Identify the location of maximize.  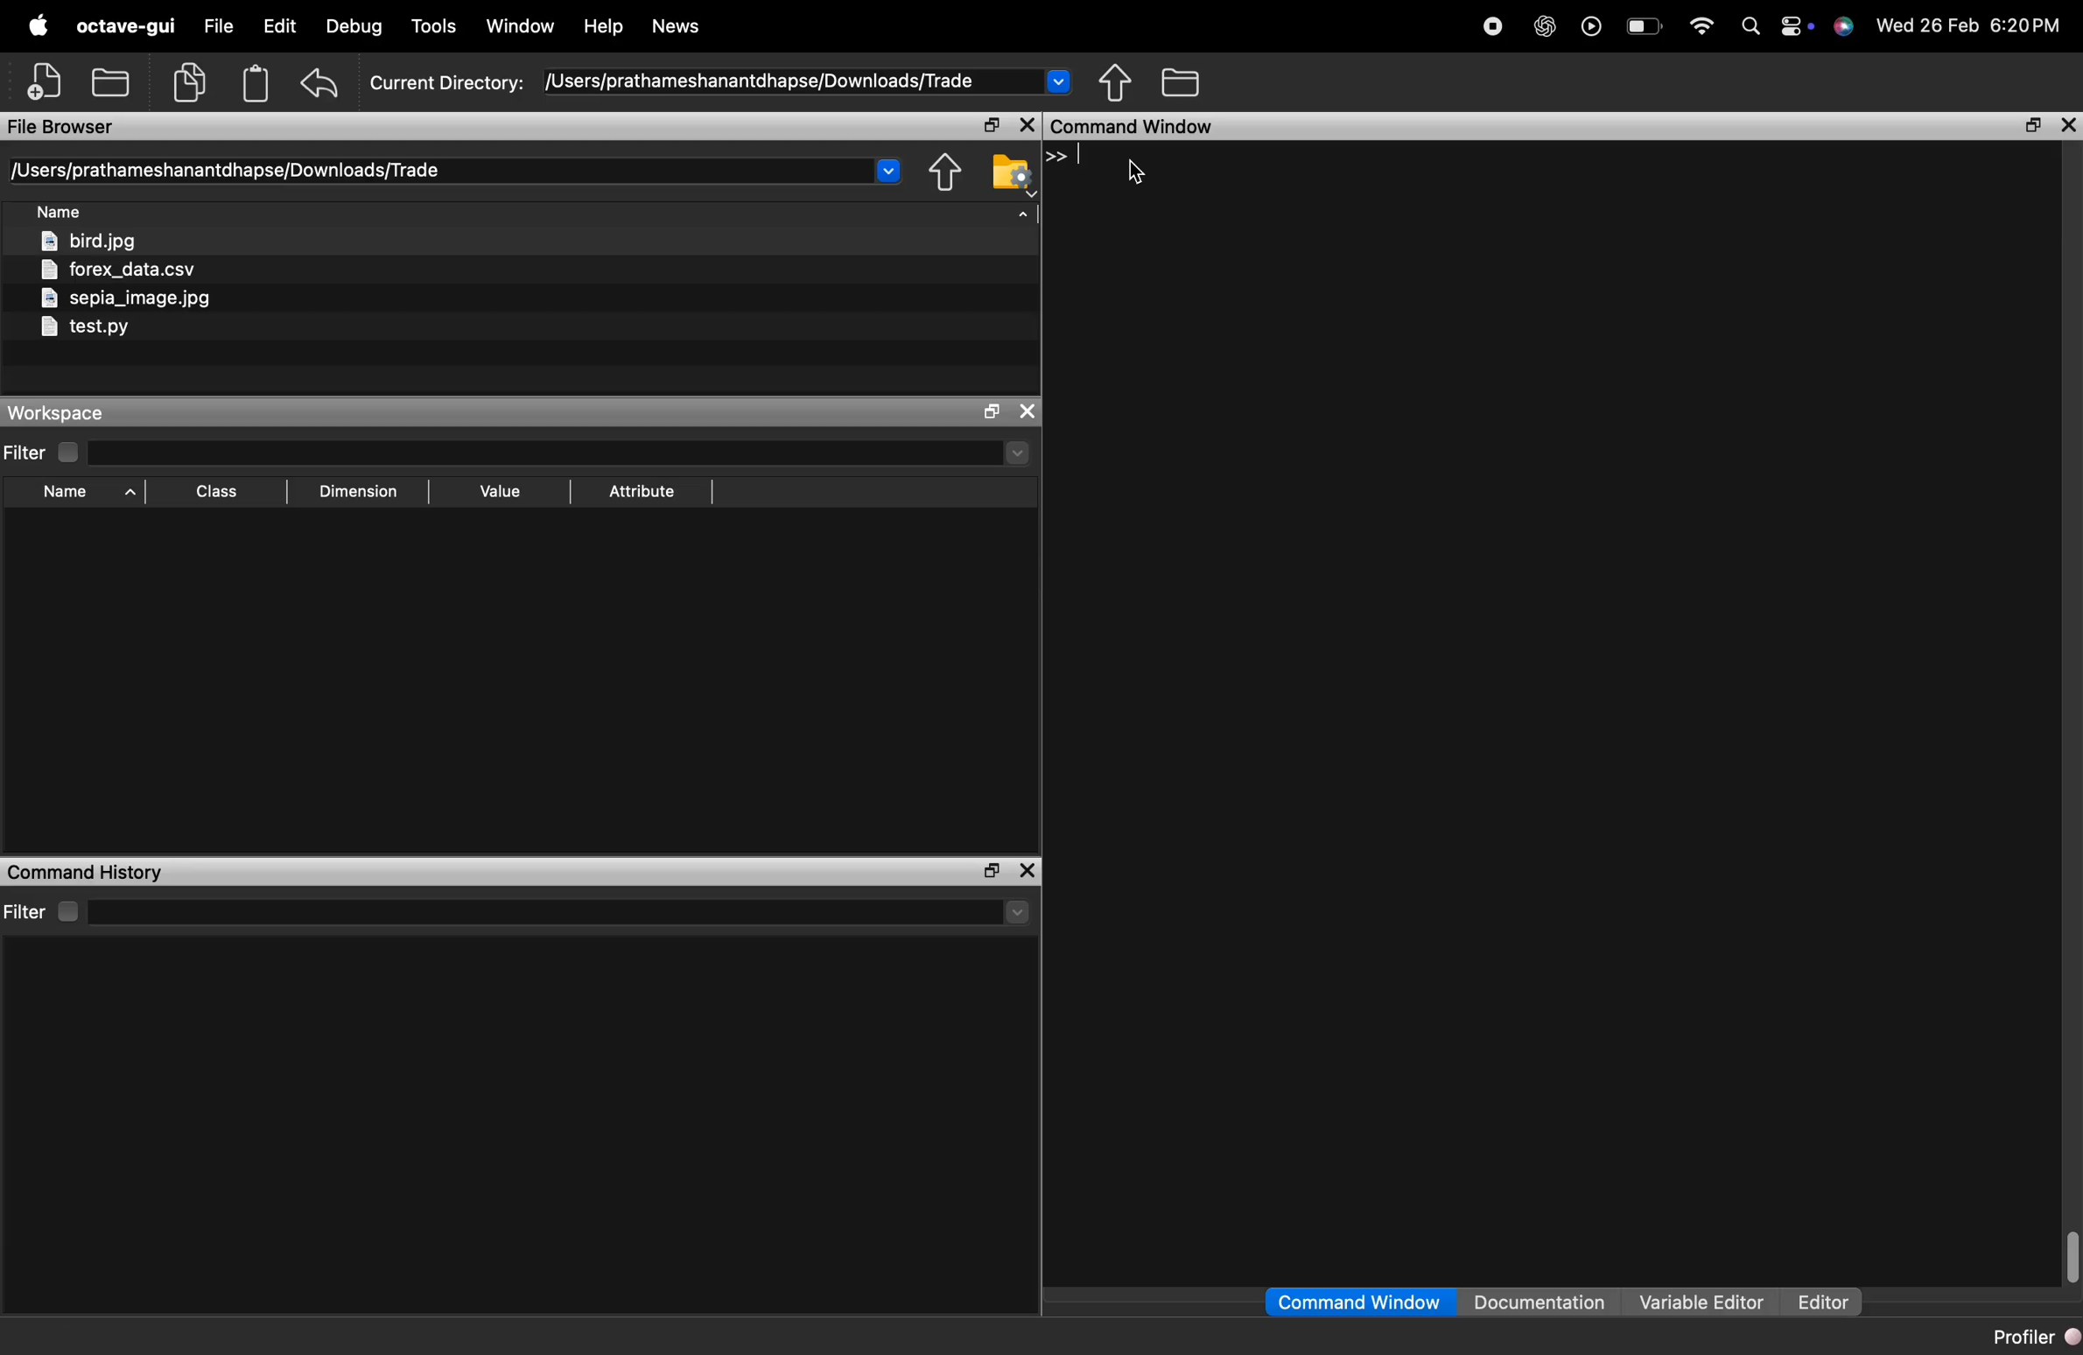
(2033, 125).